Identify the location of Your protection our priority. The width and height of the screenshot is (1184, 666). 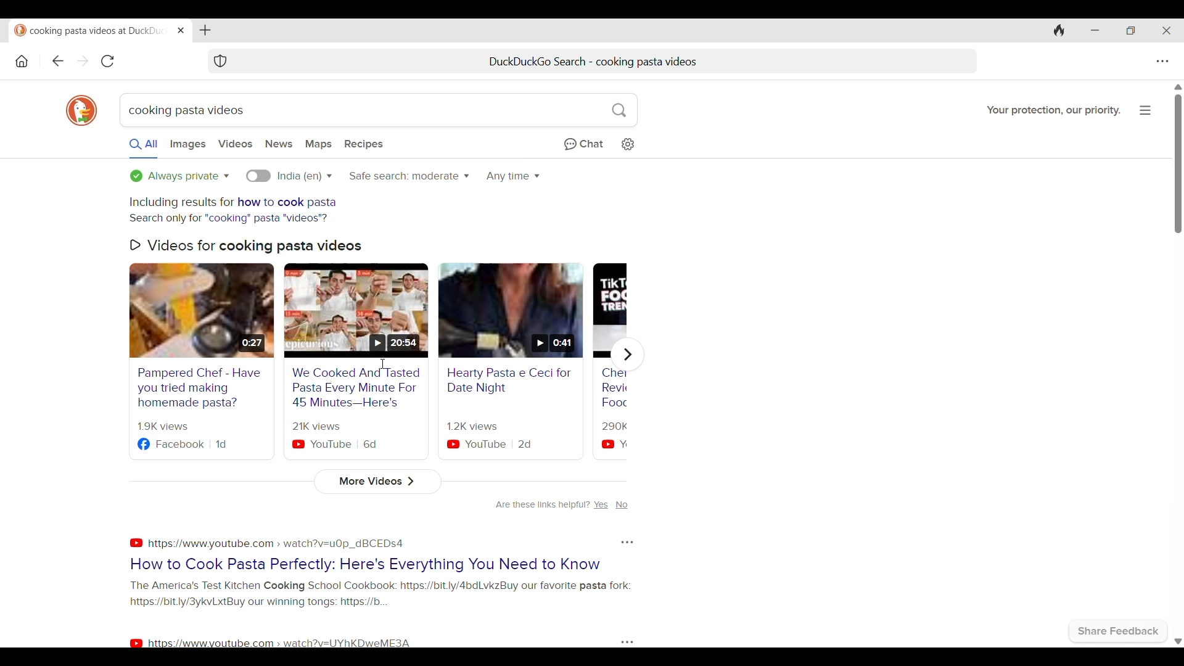
(1051, 110).